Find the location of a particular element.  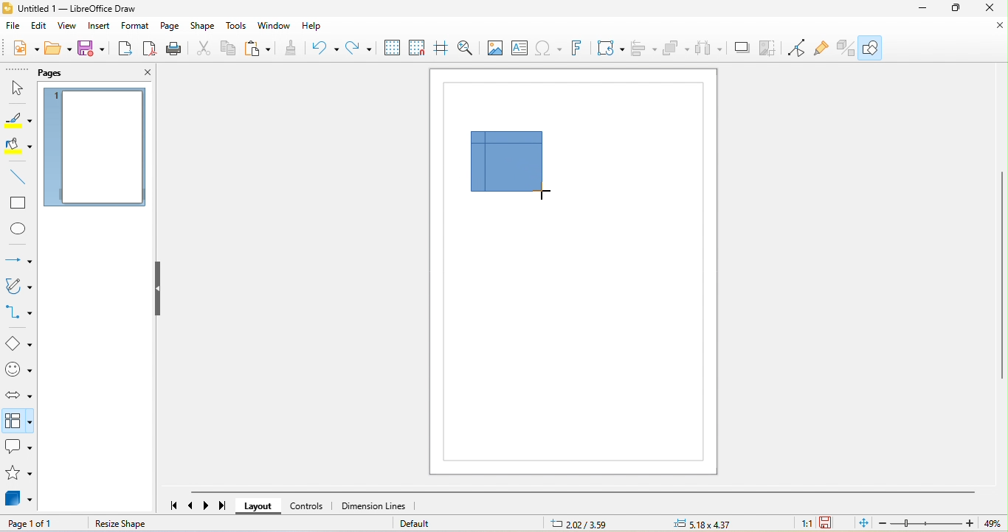

fill color is located at coordinates (17, 146).